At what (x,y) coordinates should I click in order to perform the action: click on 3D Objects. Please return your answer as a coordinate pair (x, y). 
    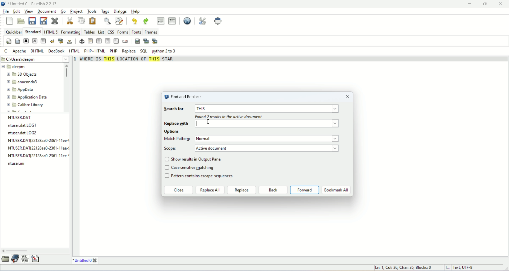
    Looking at the image, I should click on (23, 75).